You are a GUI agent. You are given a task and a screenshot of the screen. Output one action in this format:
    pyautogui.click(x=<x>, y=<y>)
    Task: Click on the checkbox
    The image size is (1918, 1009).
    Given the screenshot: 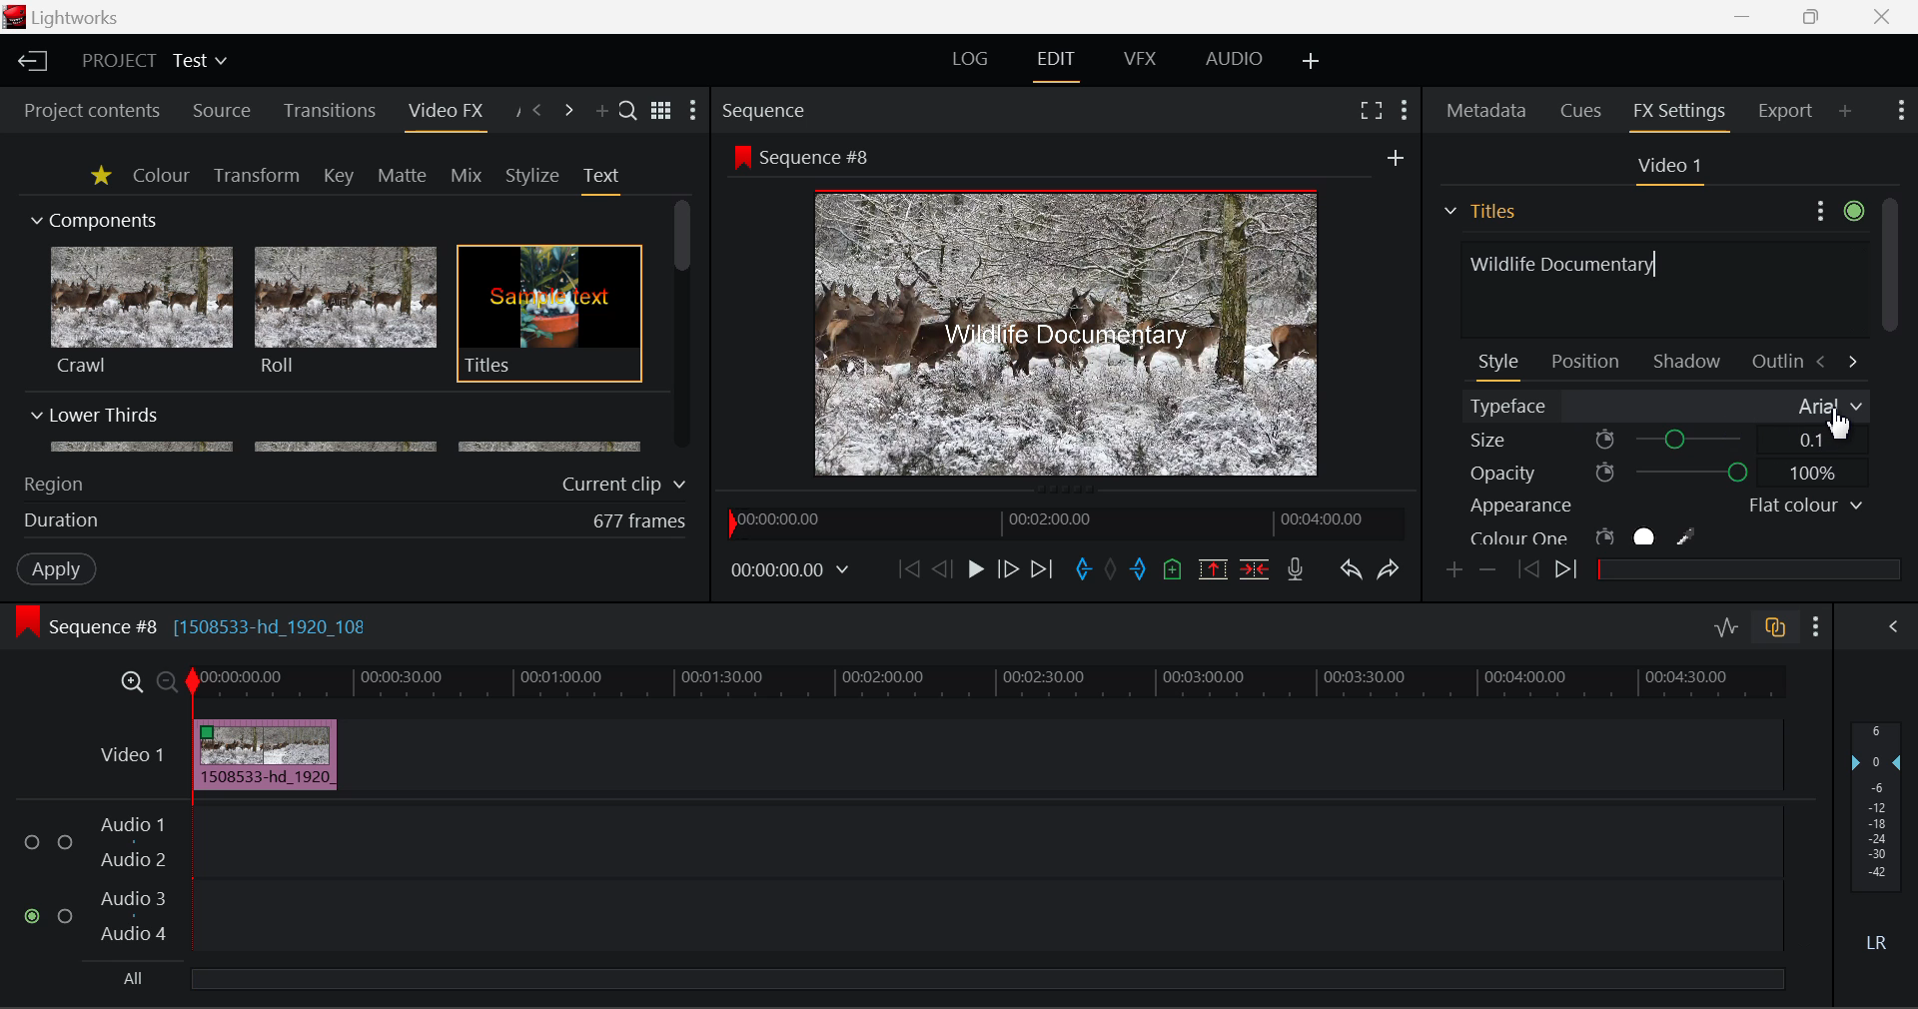 What is the action you would take?
    pyautogui.click(x=69, y=917)
    